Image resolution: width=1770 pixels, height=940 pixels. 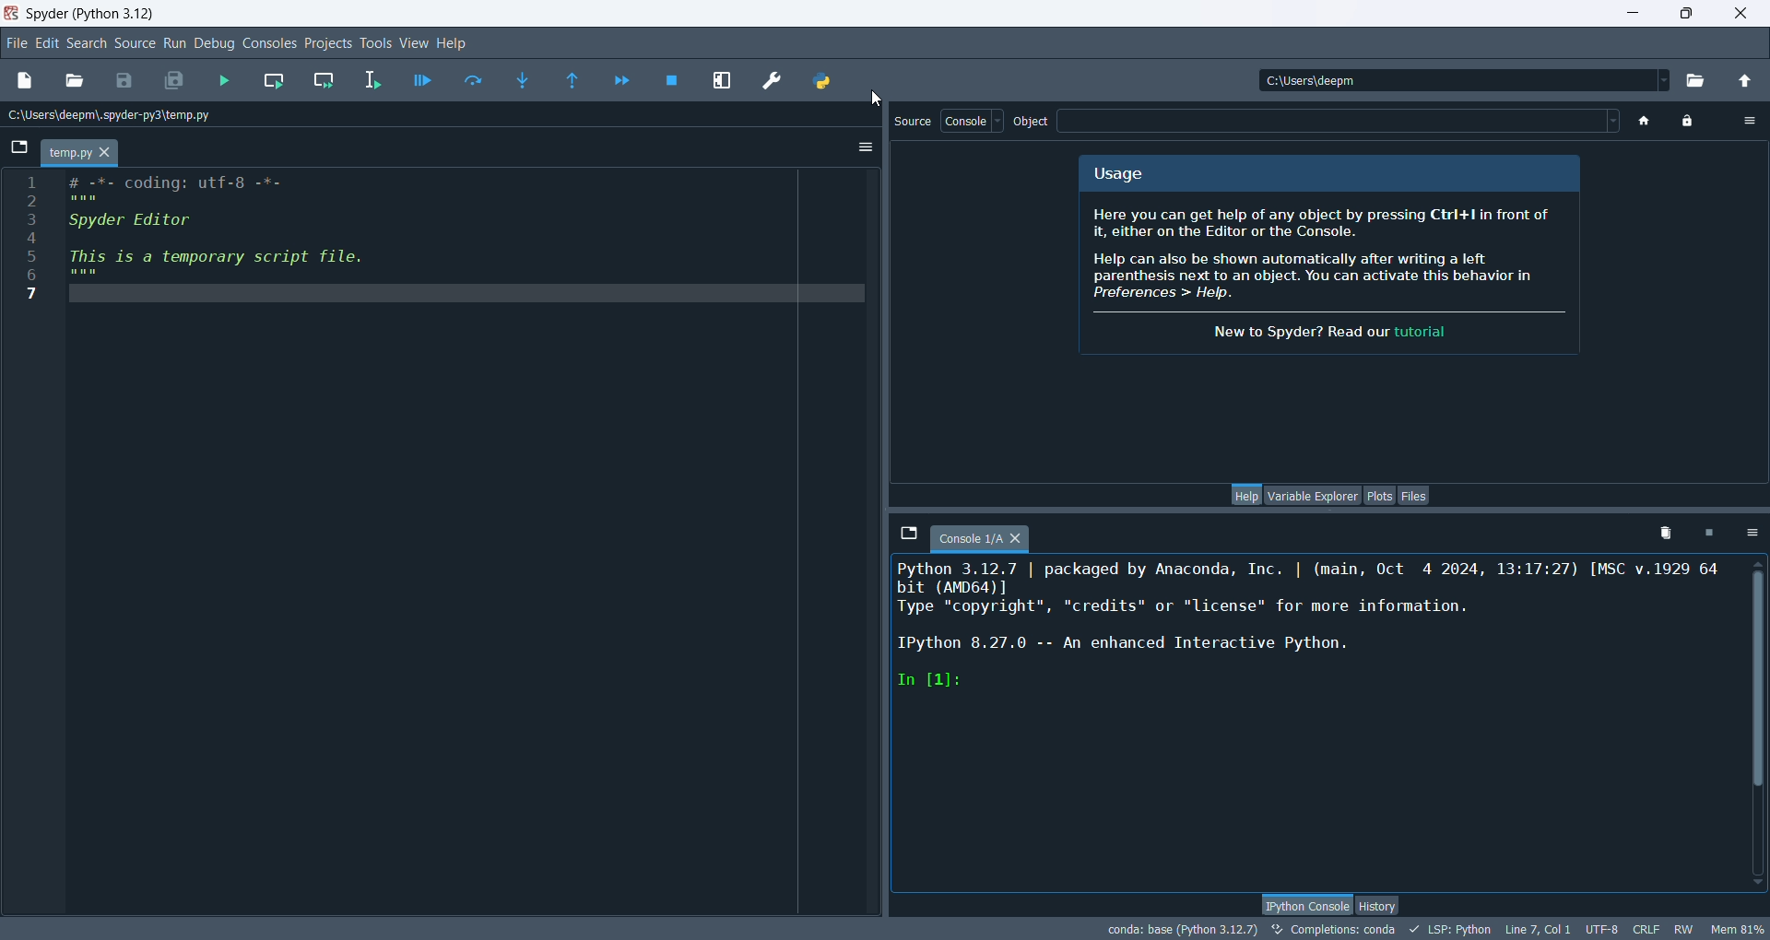 I want to click on line, col, so click(x=1536, y=929).